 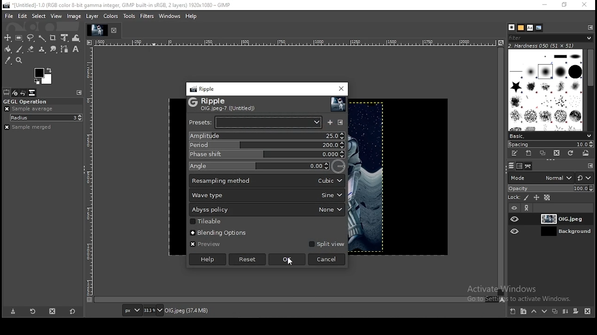 What do you see at coordinates (54, 50) in the screenshot?
I see `smudge tool` at bounding box center [54, 50].